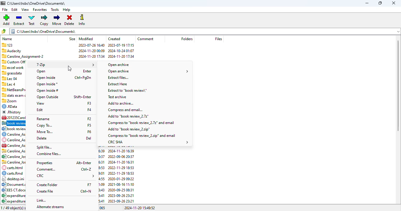 This screenshot has width=401, height=211. What do you see at coordinates (3, 4) in the screenshot?
I see `logo` at bounding box center [3, 4].